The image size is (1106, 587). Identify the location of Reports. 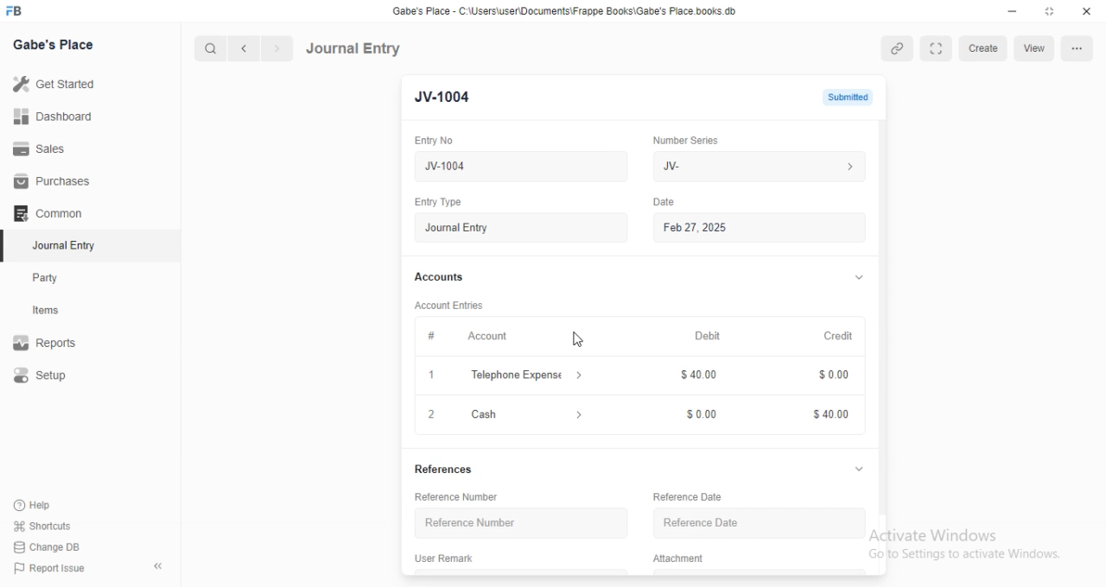
(46, 340).